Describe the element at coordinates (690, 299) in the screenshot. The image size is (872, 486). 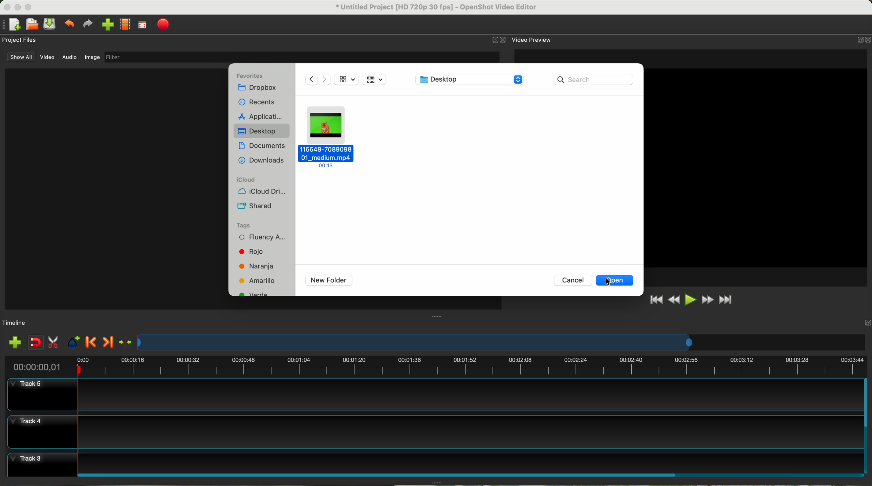
I see `play` at that location.